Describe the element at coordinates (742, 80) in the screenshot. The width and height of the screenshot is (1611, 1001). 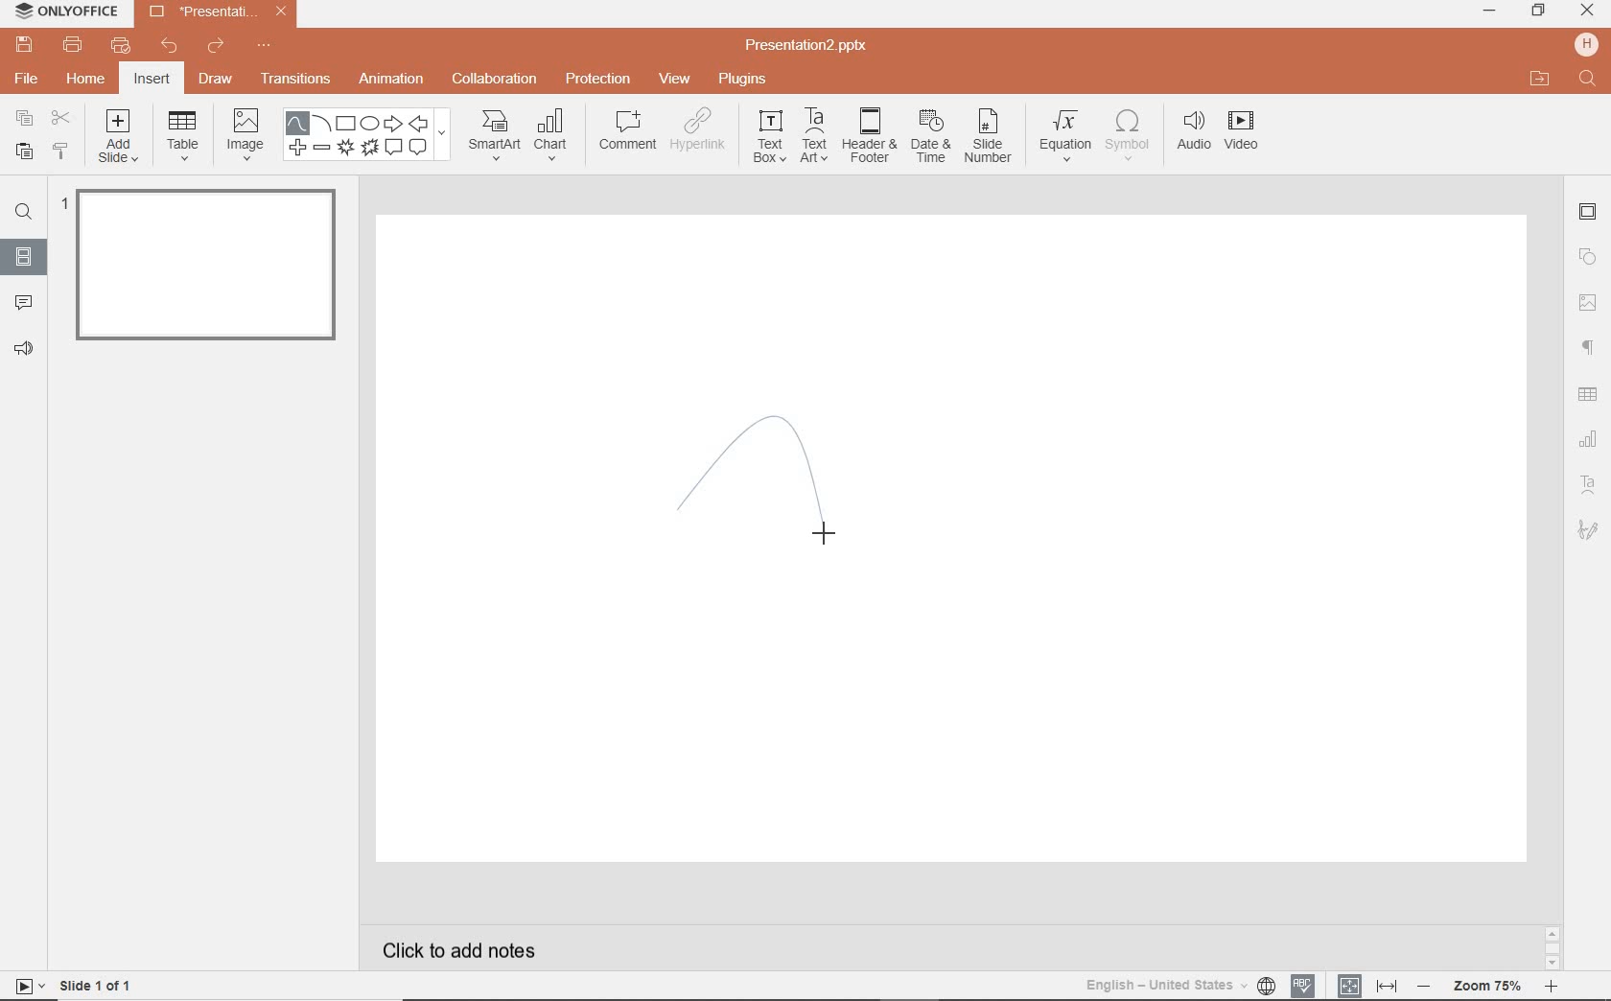
I see `PLUGINS` at that location.